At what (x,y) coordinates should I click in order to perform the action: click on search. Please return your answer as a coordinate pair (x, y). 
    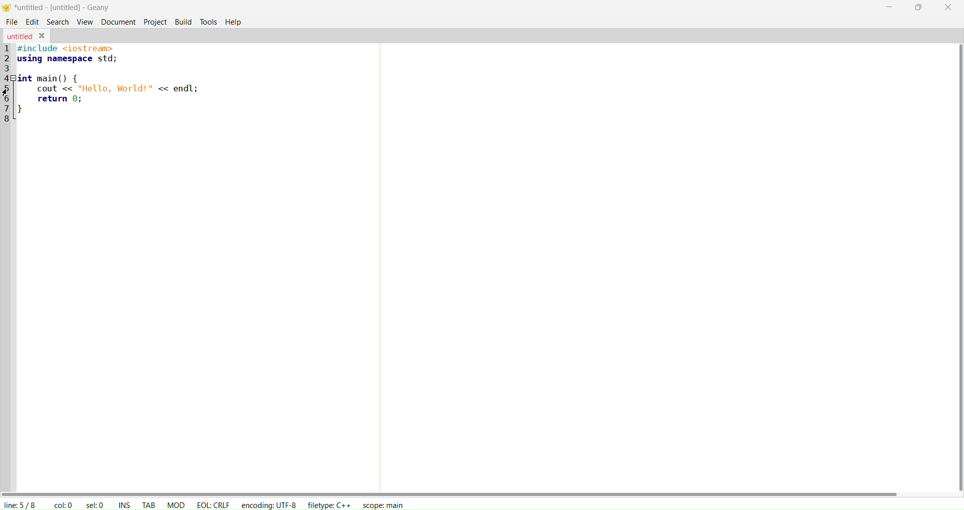
    Looking at the image, I should click on (58, 22).